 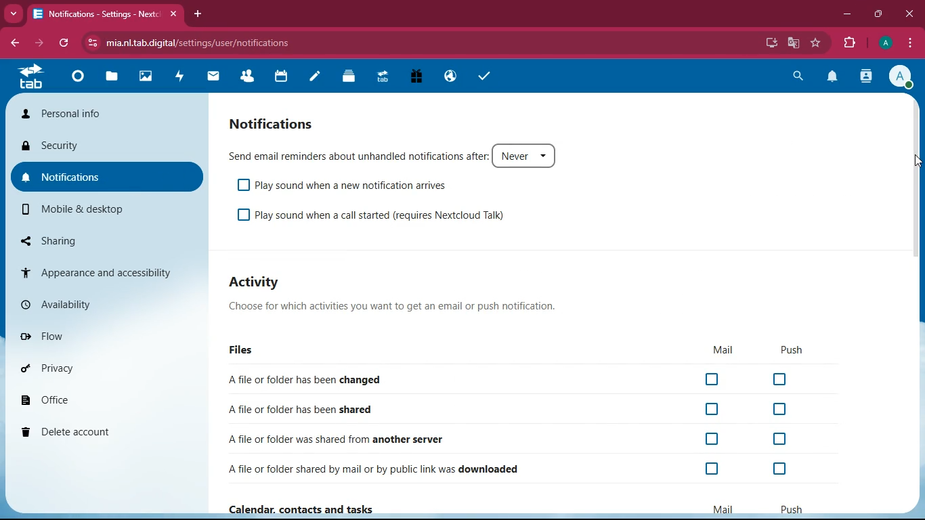 What do you see at coordinates (488, 78) in the screenshot?
I see `task` at bounding box center [488, 78].